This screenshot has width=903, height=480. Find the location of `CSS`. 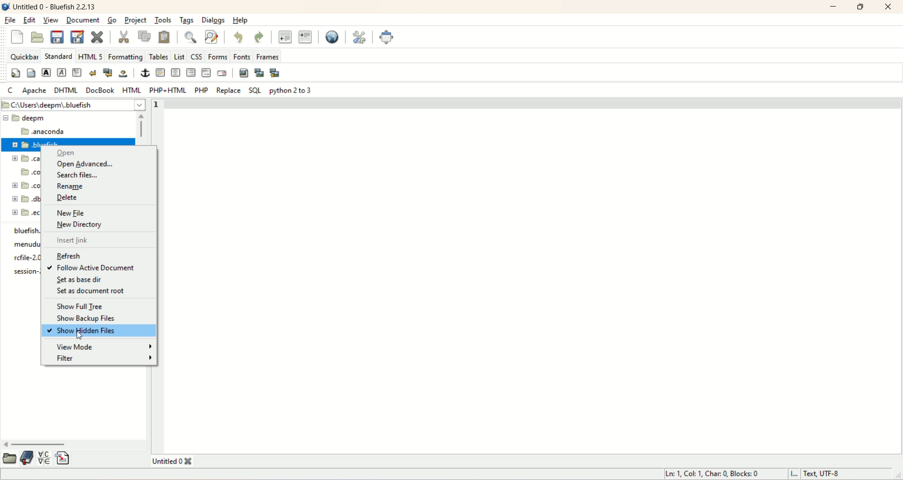

CSS is located at coordinates (197, 56).